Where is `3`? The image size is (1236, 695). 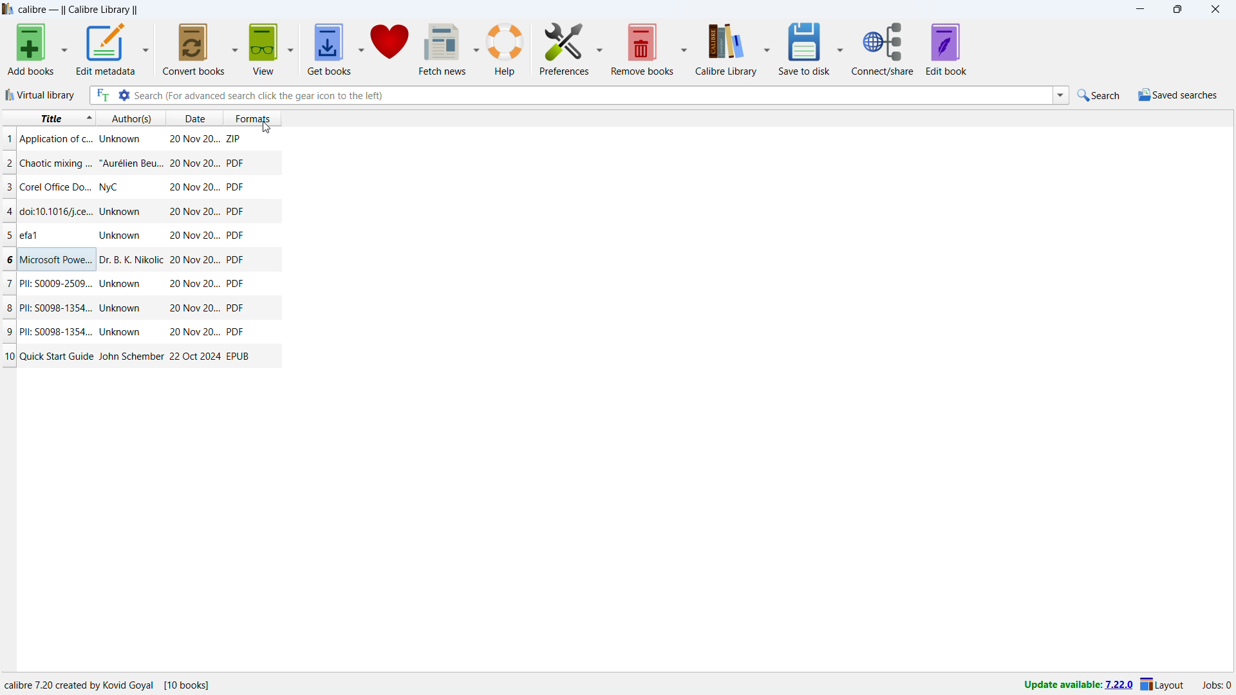 3 is located at coordinates (8, 187).